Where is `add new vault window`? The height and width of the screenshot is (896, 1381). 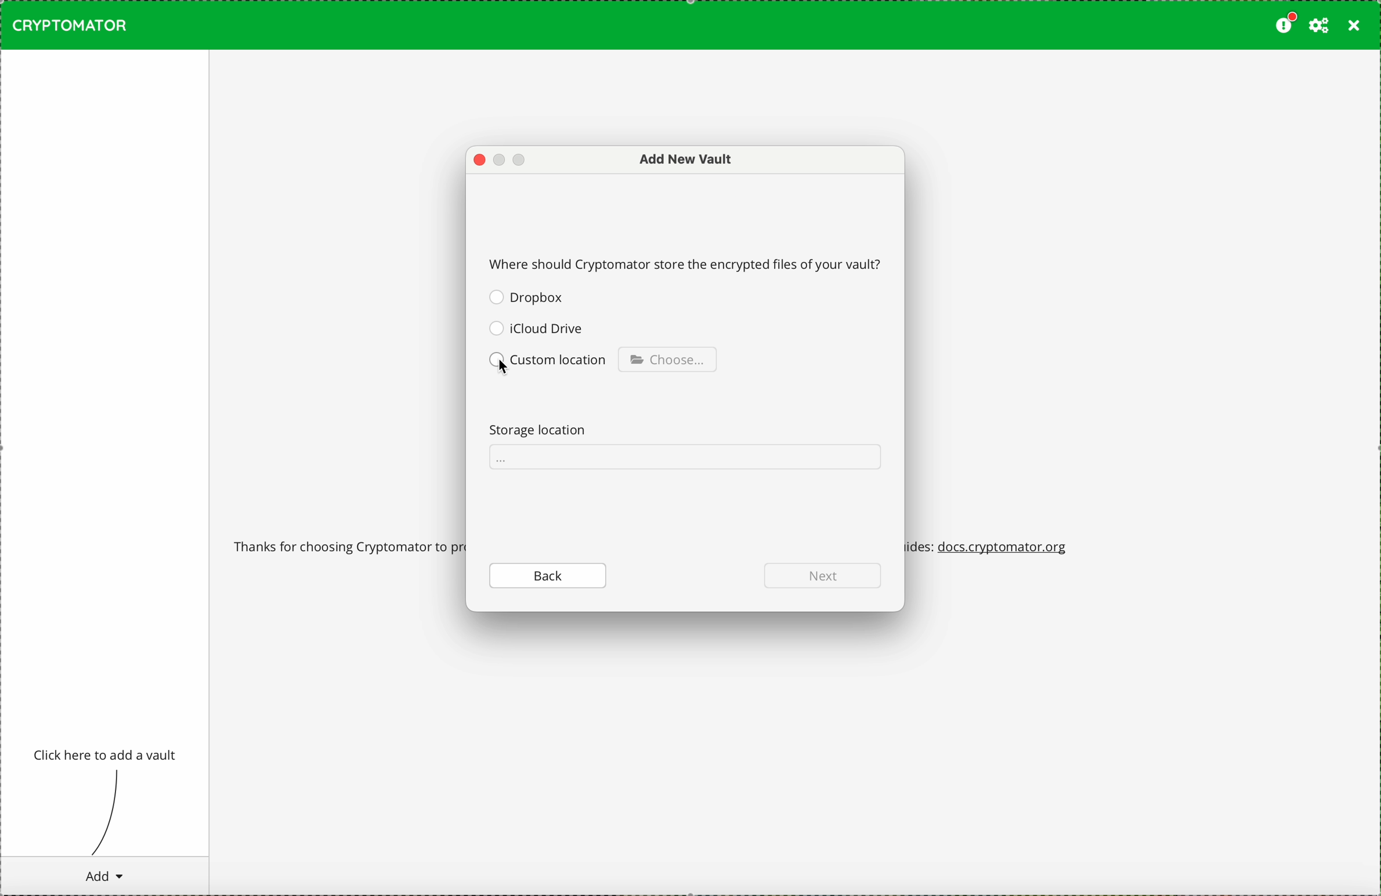 add new vault window is located at coordinates (678, 160).